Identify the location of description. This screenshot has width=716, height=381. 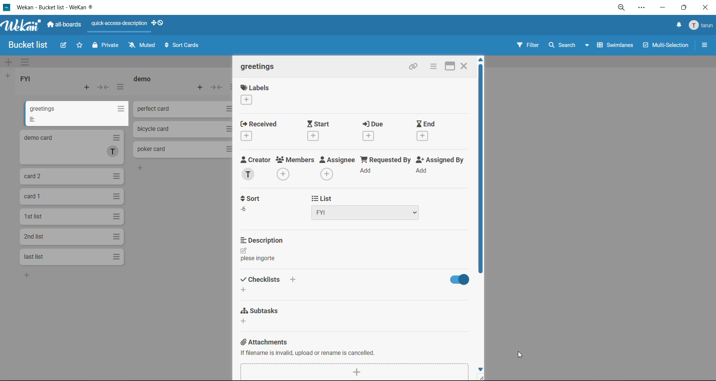
(263, 240).